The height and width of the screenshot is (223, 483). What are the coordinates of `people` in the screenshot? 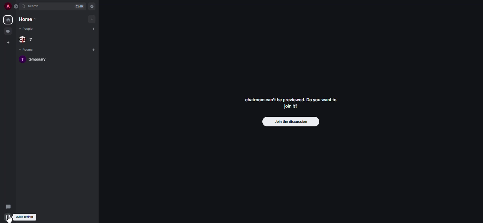 It's located at (28, 29).